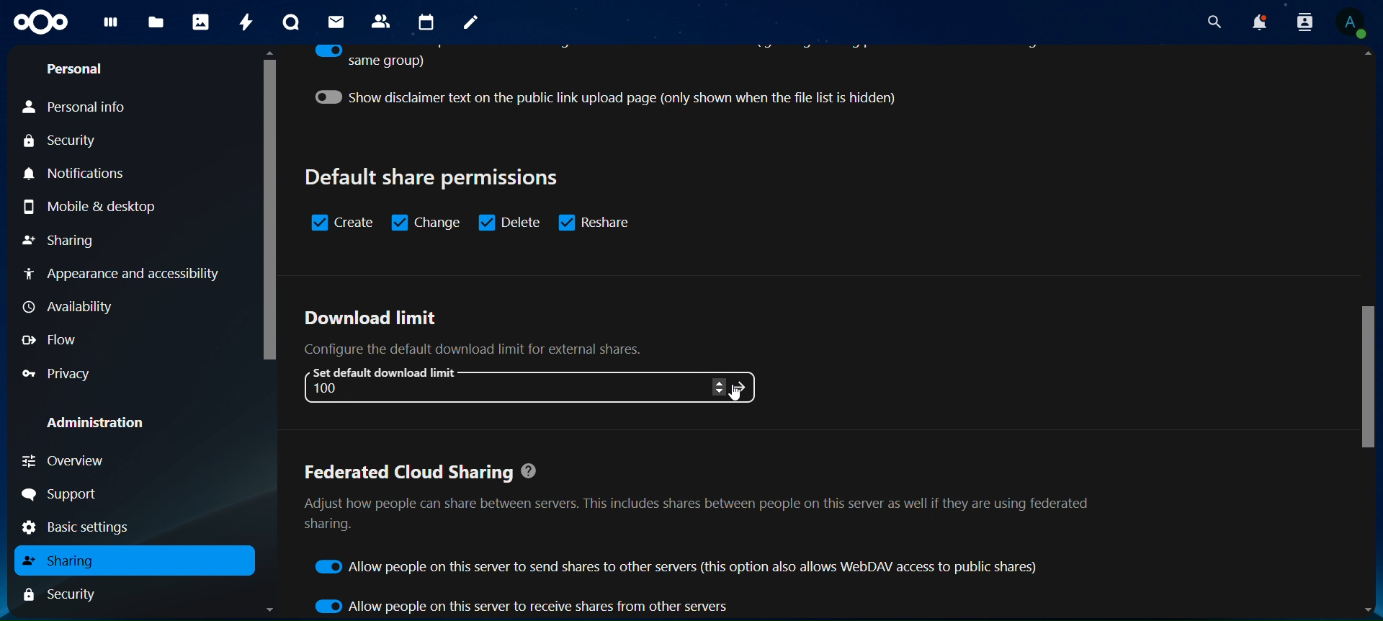 The height and width of the screenshot is (621, 1383). I want to click on availability, so click(73, 307).